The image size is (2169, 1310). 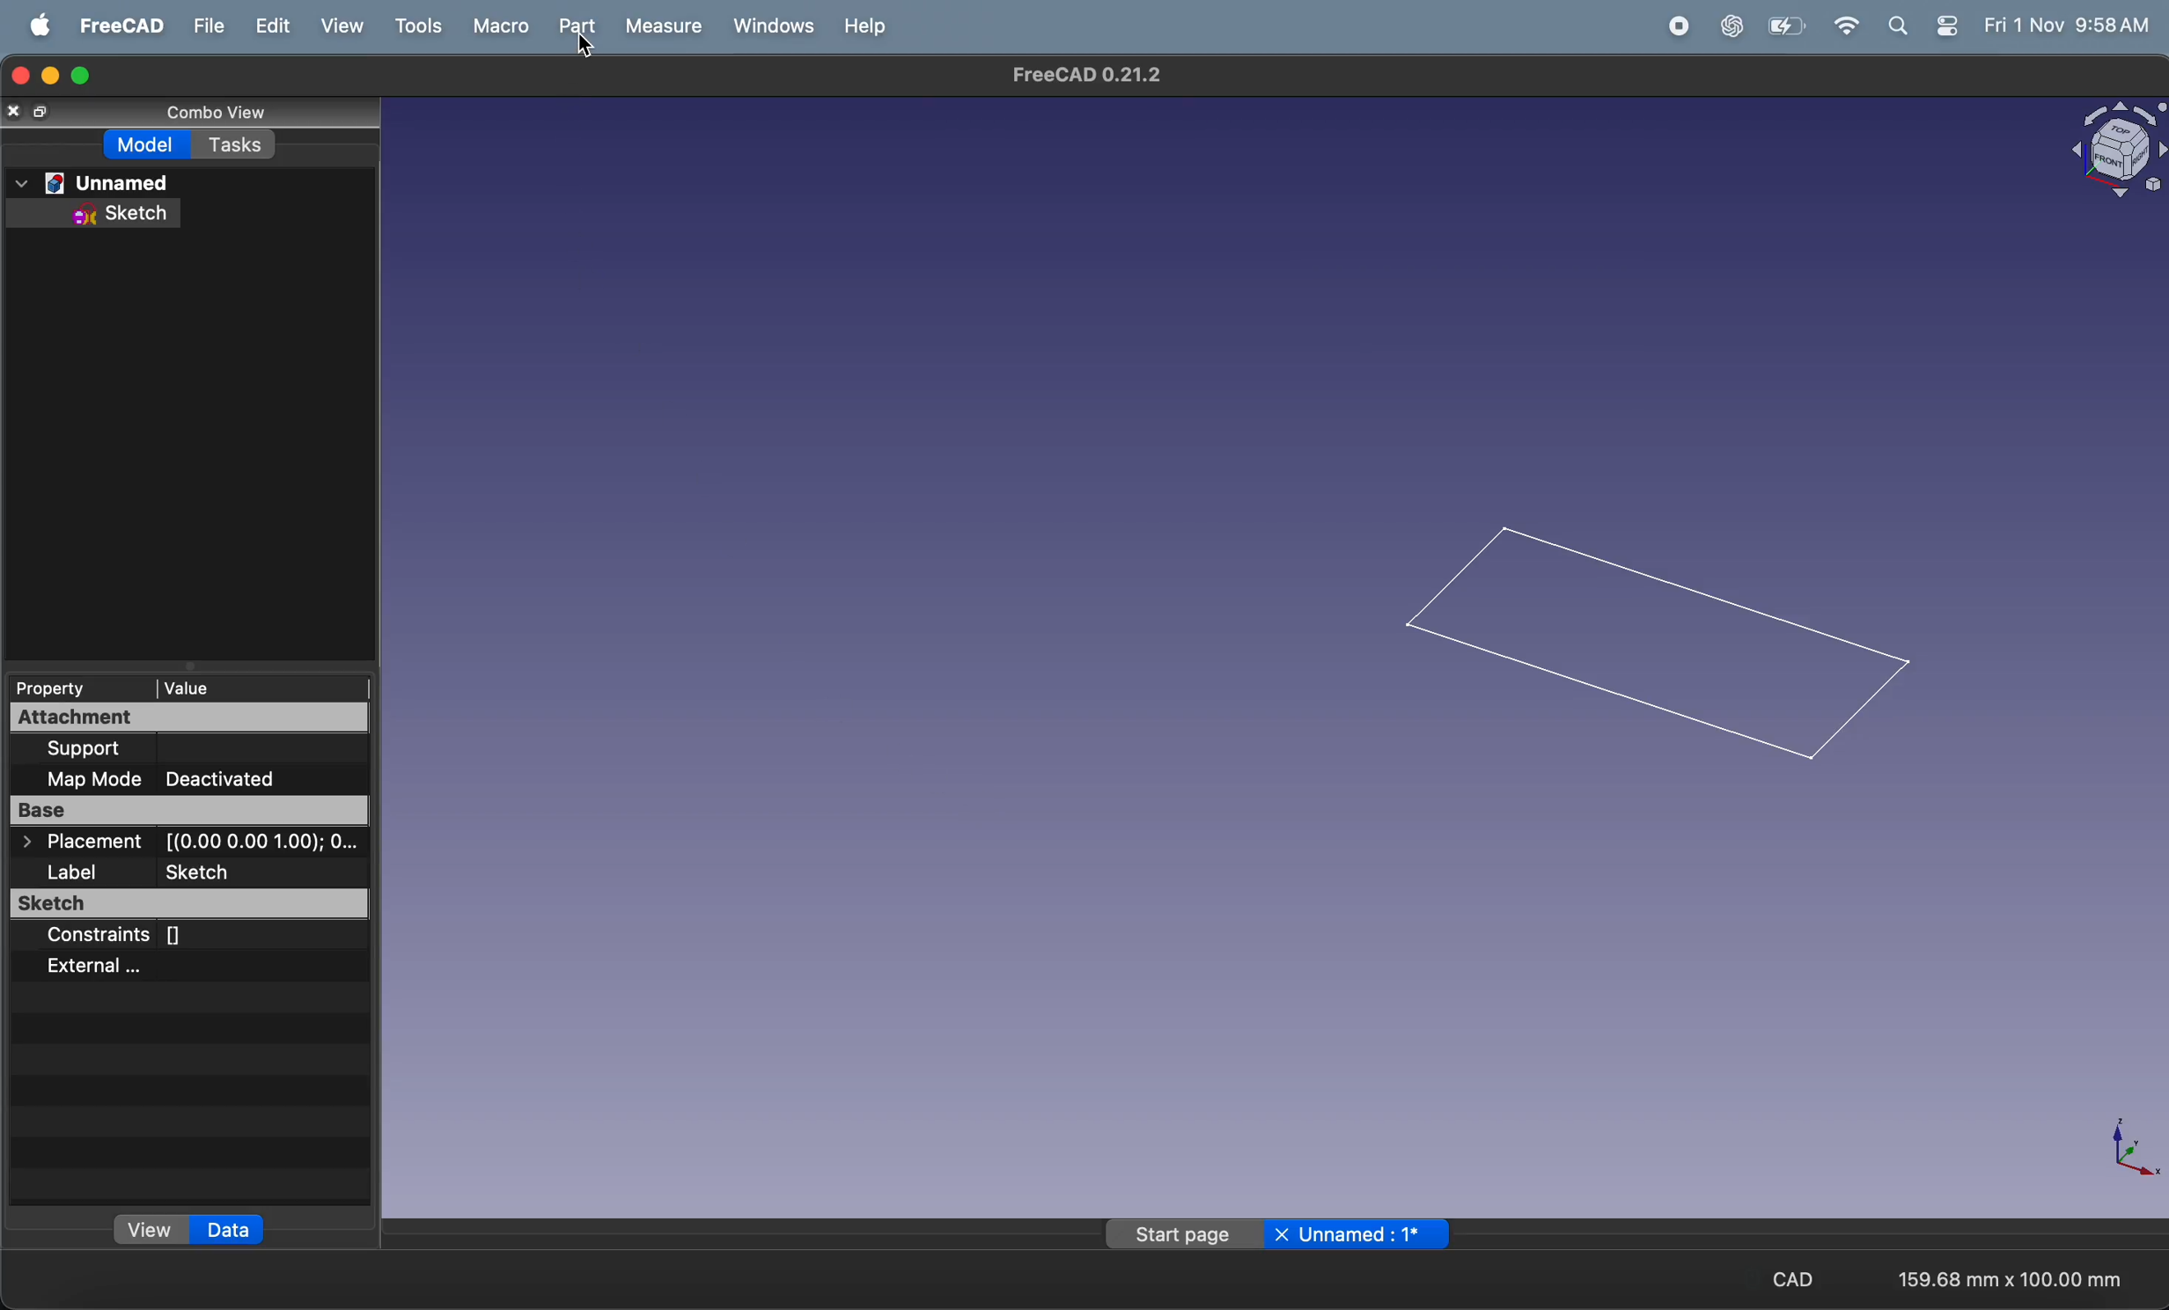 What do you see at coordinates (266, 26) in the screenshot?
I see `edit` at bounding box center [266, 26].